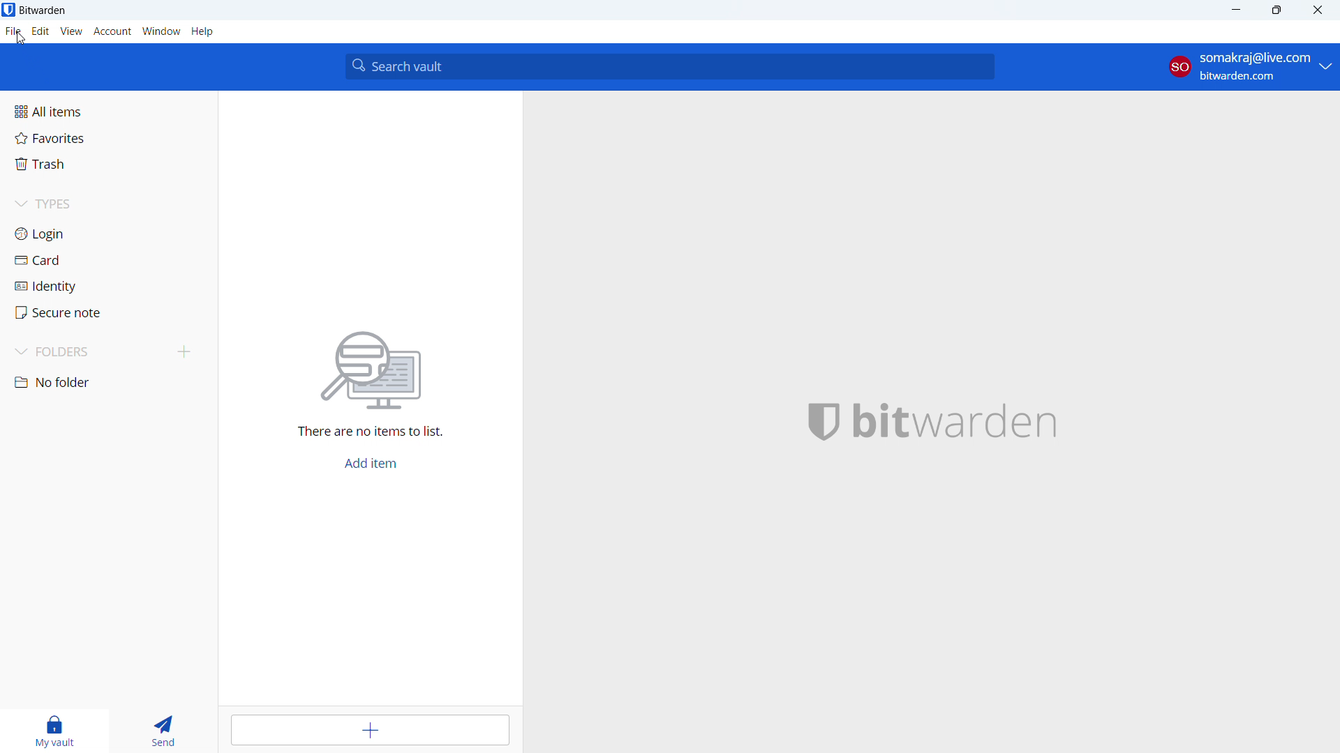 The height and width of the screenshot is (753, 1340). Describe the element at coordinates (105, 312) in the screenshot. I see `secure note` at that location.